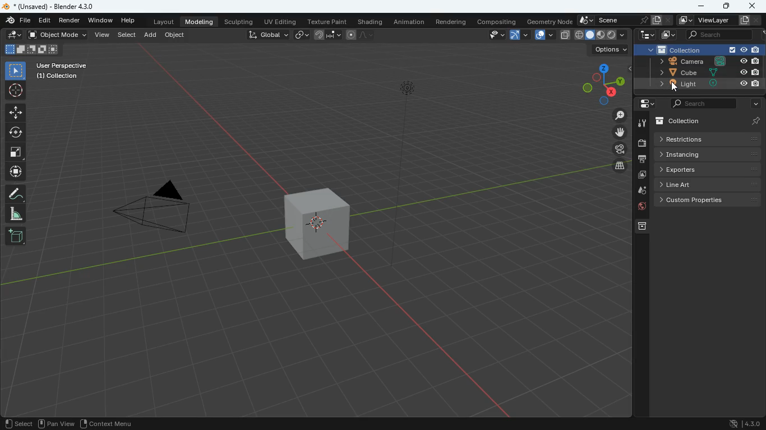 The height and width of the screenshot is (430, 766). I want to click on aim, so click(15, 173).